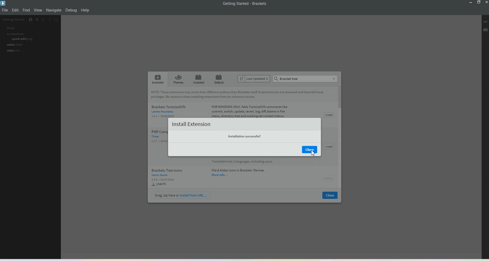 The width and height of the screenshot is (489, 261). I want to click on Help, so click(85, 10).